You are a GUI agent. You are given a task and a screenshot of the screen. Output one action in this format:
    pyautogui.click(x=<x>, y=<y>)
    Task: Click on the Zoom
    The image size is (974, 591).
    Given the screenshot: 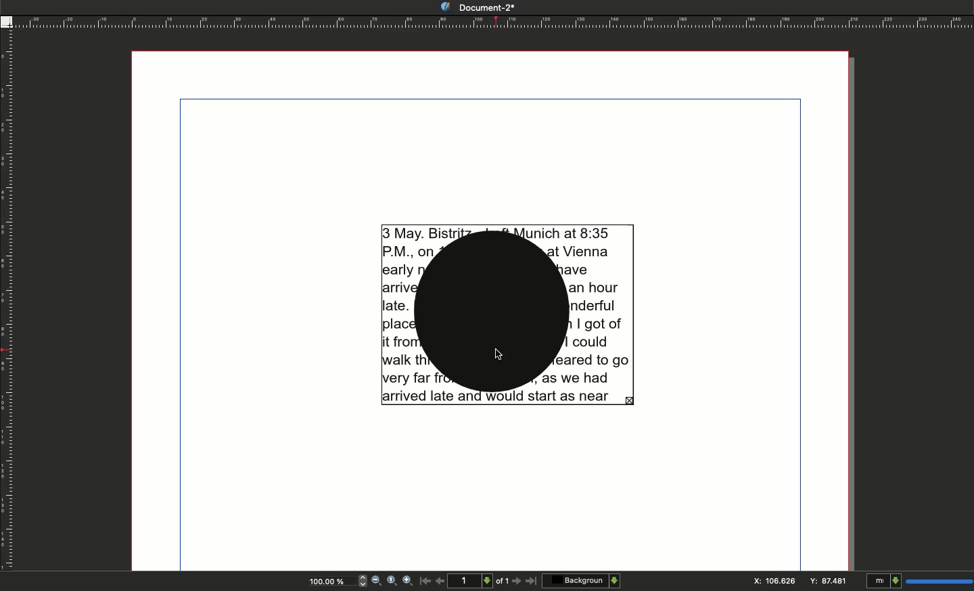 What is the action you would take?
    pyautogui.click(x=330, y=580)
    